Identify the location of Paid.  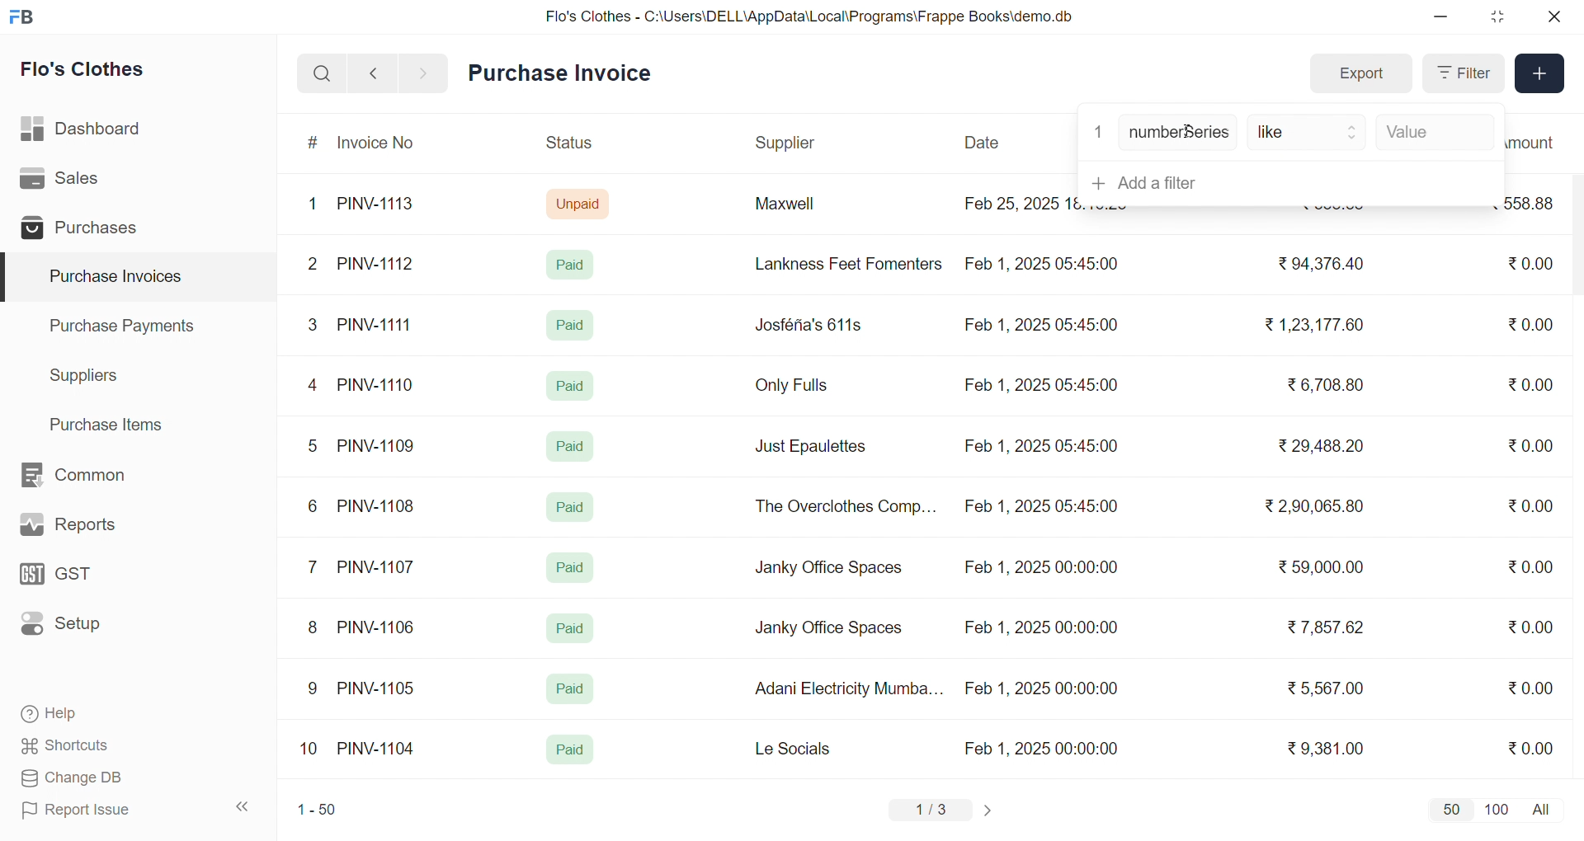
(570, 750).